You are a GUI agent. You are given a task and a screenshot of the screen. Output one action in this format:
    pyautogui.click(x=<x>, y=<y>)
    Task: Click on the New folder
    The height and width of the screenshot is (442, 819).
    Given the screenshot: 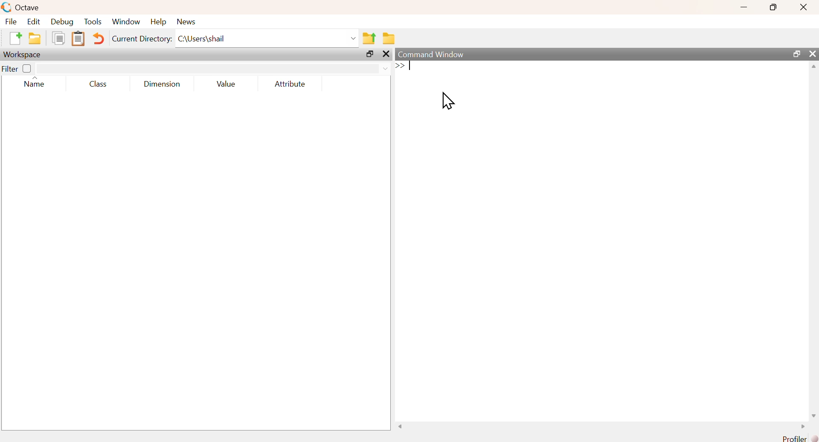 What is the action you would take?
    pyautogui.click(x=35, y=38)
    